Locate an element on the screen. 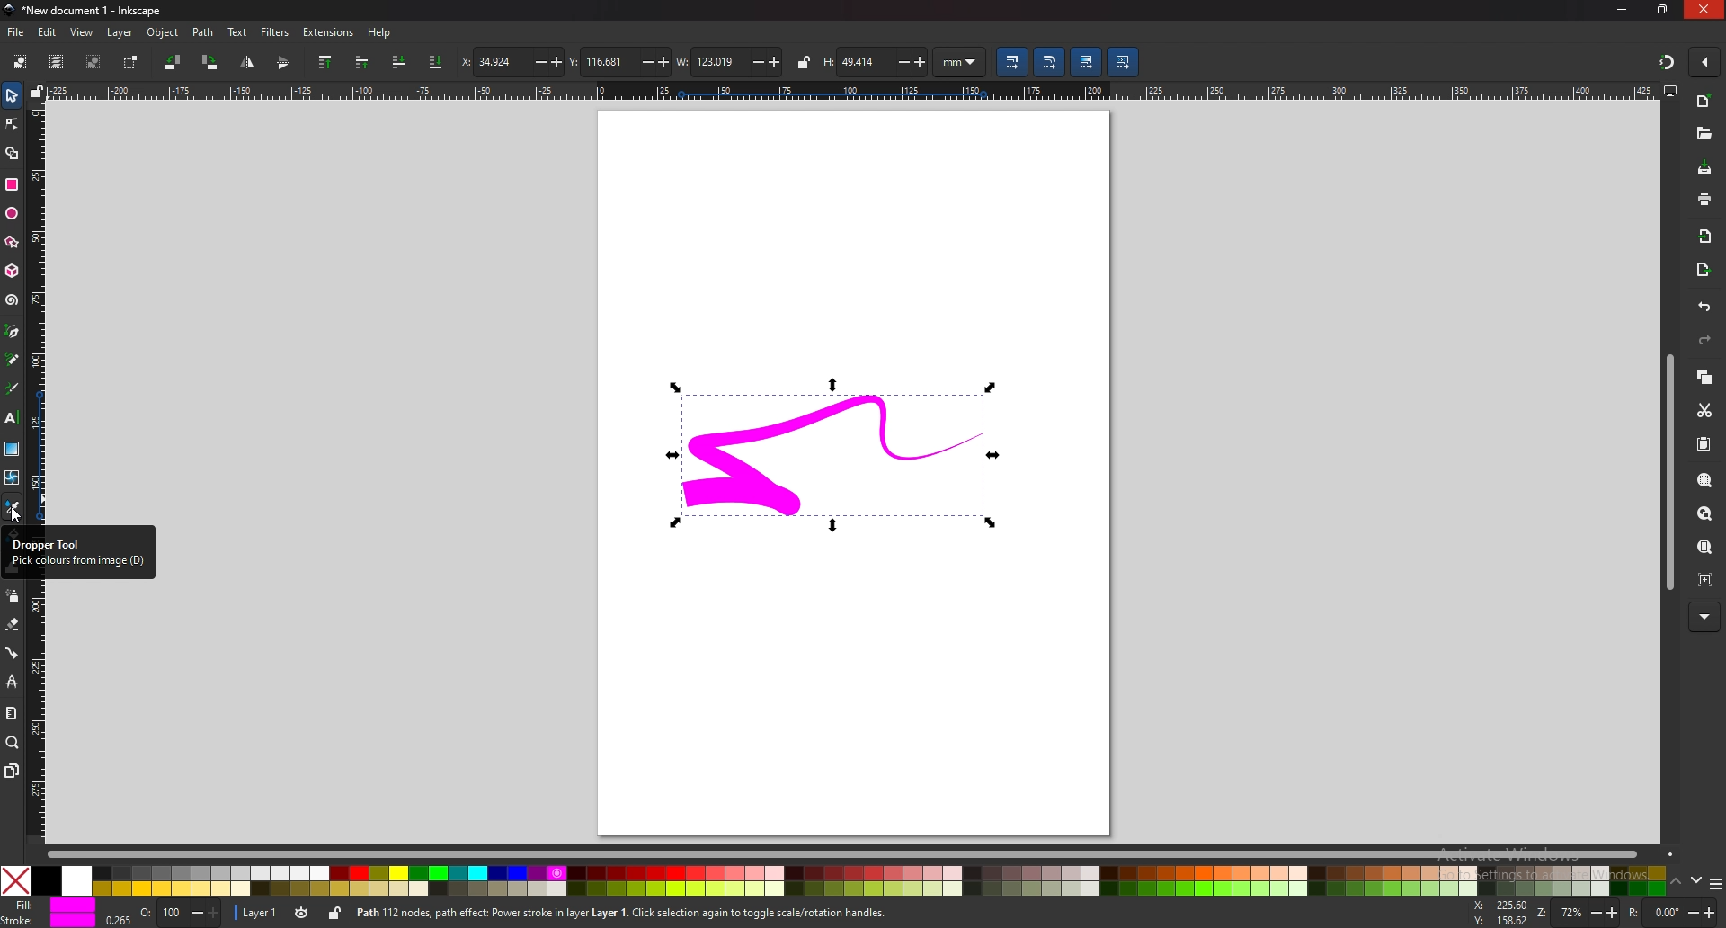 This screenshot has width=1726, height=928. zoom is located at coordinates (1579, 913).